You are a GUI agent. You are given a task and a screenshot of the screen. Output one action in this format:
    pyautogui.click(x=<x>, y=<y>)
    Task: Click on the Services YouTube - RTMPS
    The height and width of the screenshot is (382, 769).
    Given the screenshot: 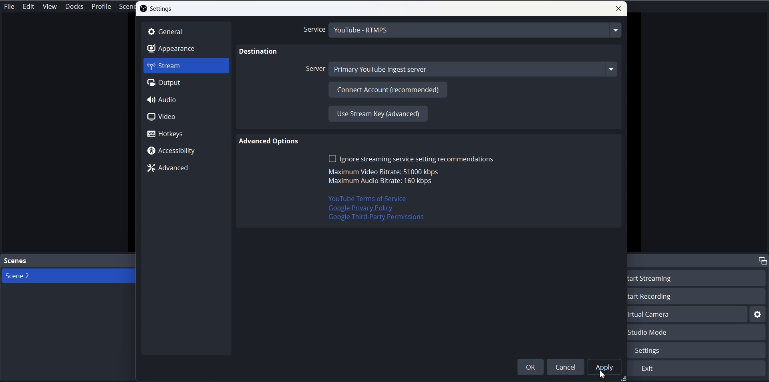 What is the action you would take?
    pyautogui.click(x=461, y=30)
    